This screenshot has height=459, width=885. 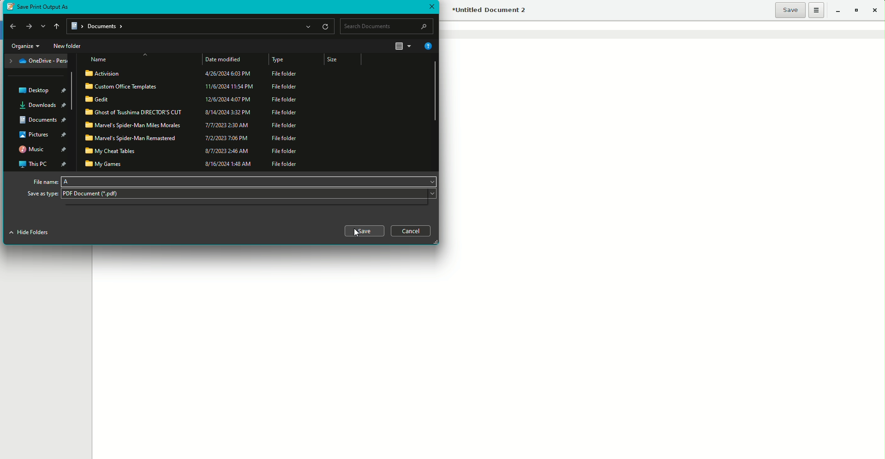 What do you see at coordinates (194, 151) in the screenshot?
I see `Cheat tables` at bounding box center [194, 151].